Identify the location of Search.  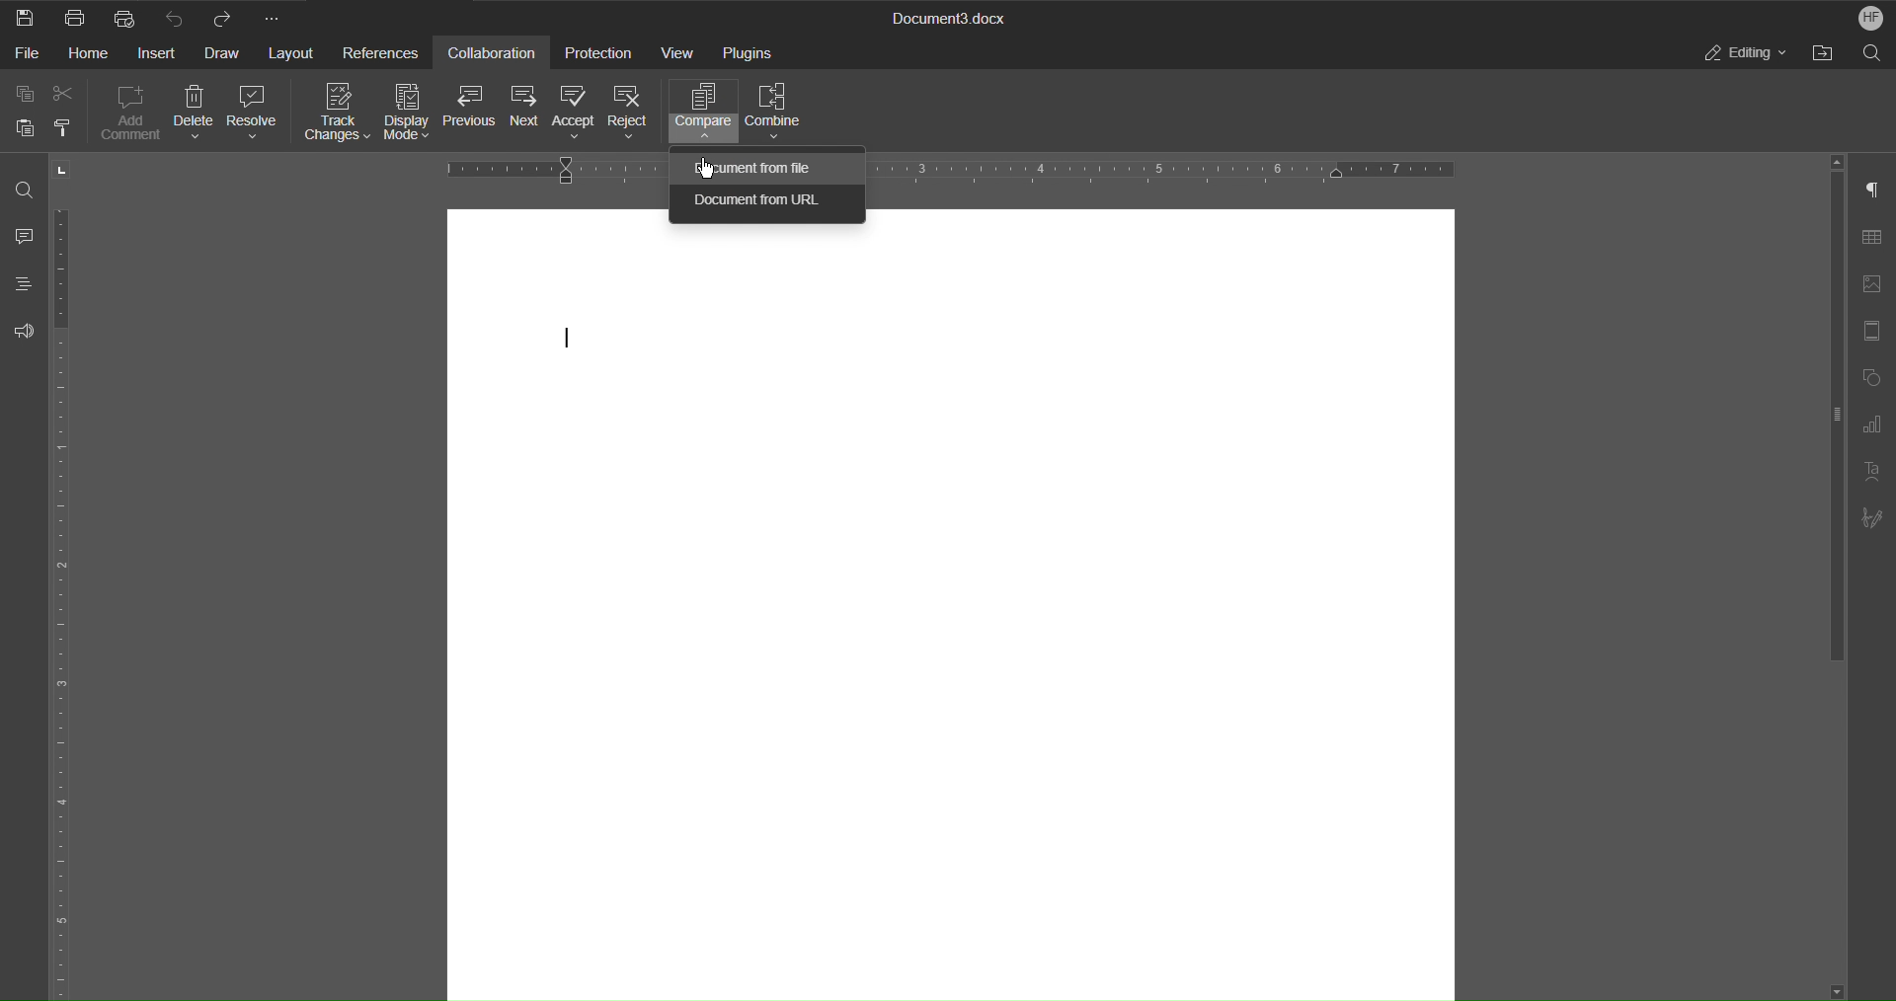
(1872, 53).